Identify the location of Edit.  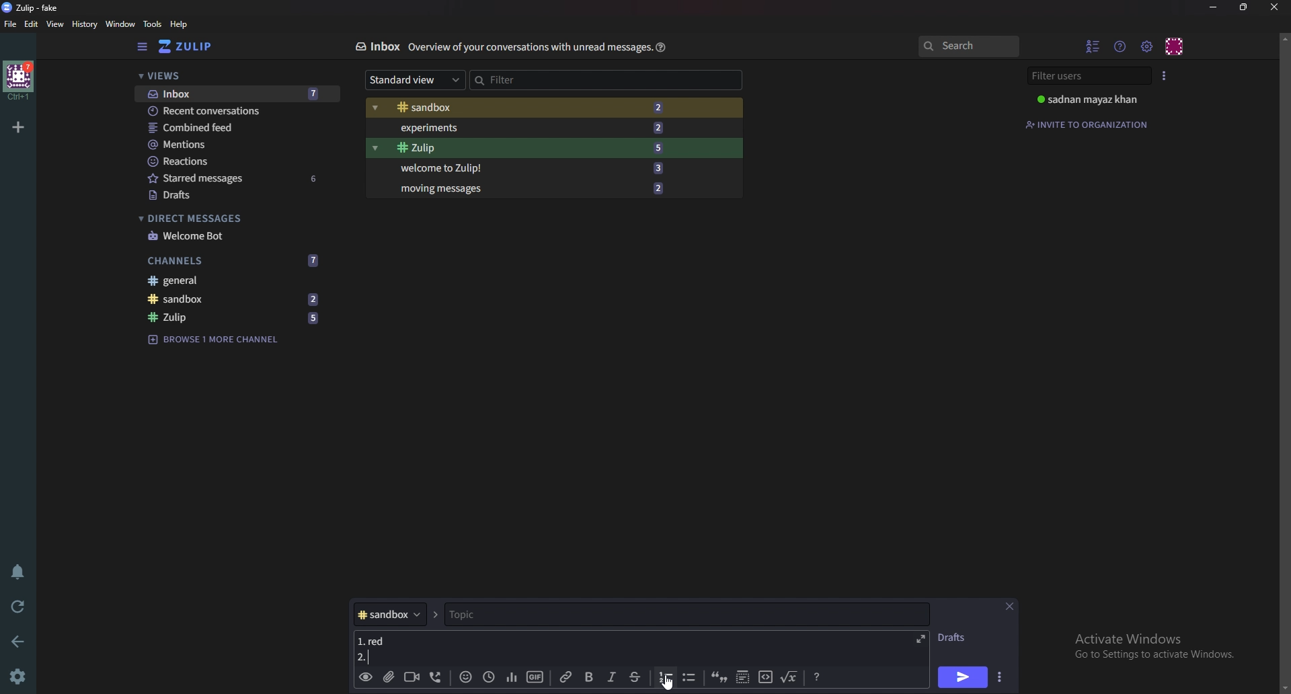
(32, 24).